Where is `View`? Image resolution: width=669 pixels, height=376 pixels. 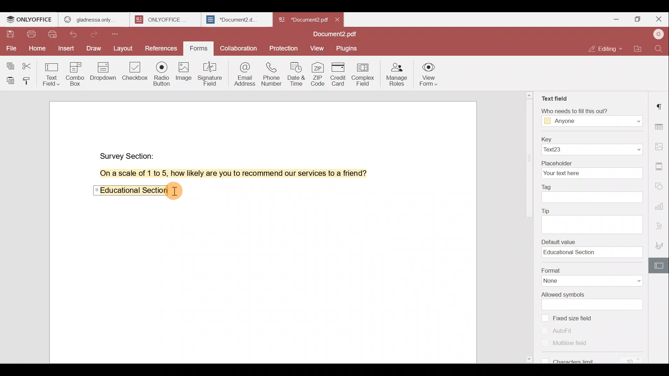 View is located at coordinates (317, 49).